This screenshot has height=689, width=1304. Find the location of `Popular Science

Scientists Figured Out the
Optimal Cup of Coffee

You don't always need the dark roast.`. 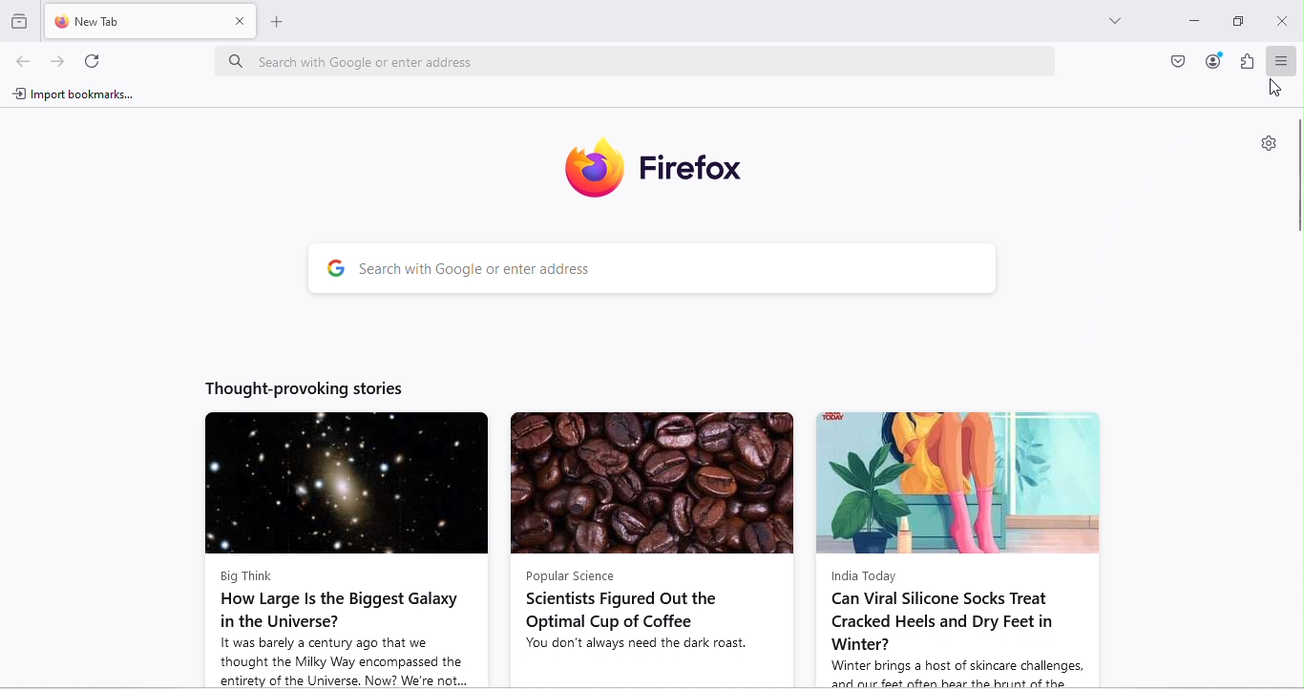

Popular Science

Scientists Figured Out the
Optimal Cup of Coffee

You don't always need the dark roast. is located at coordinates (640, 619).